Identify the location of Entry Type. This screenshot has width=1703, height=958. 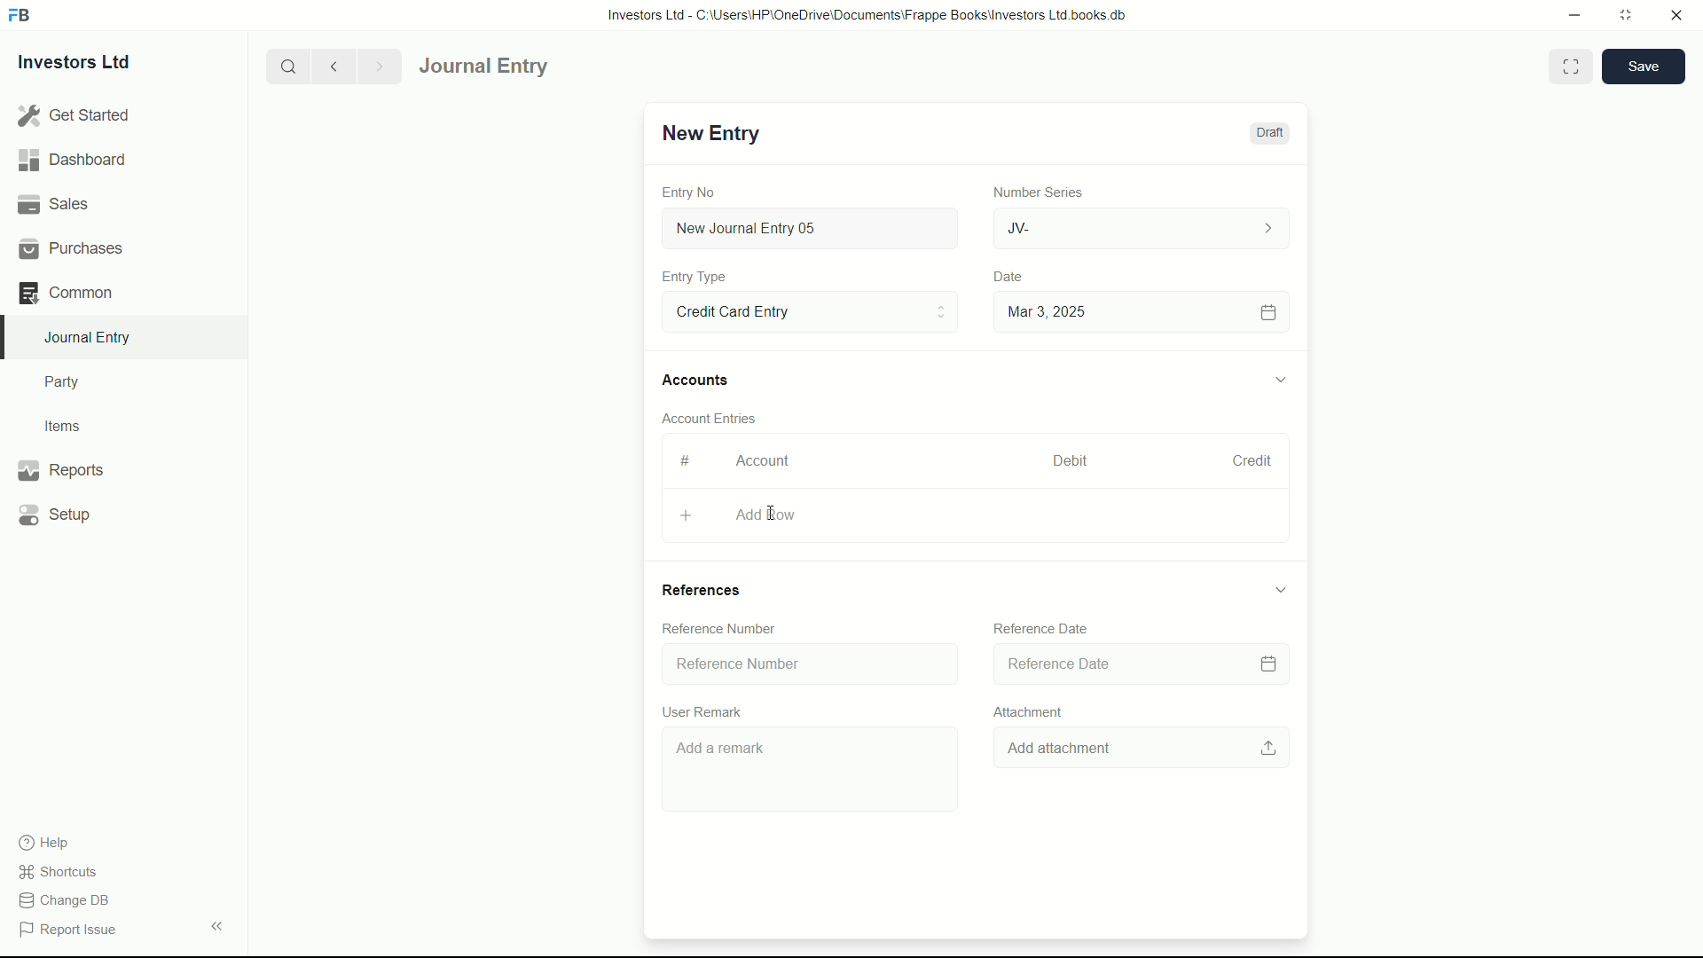
(695, 277).